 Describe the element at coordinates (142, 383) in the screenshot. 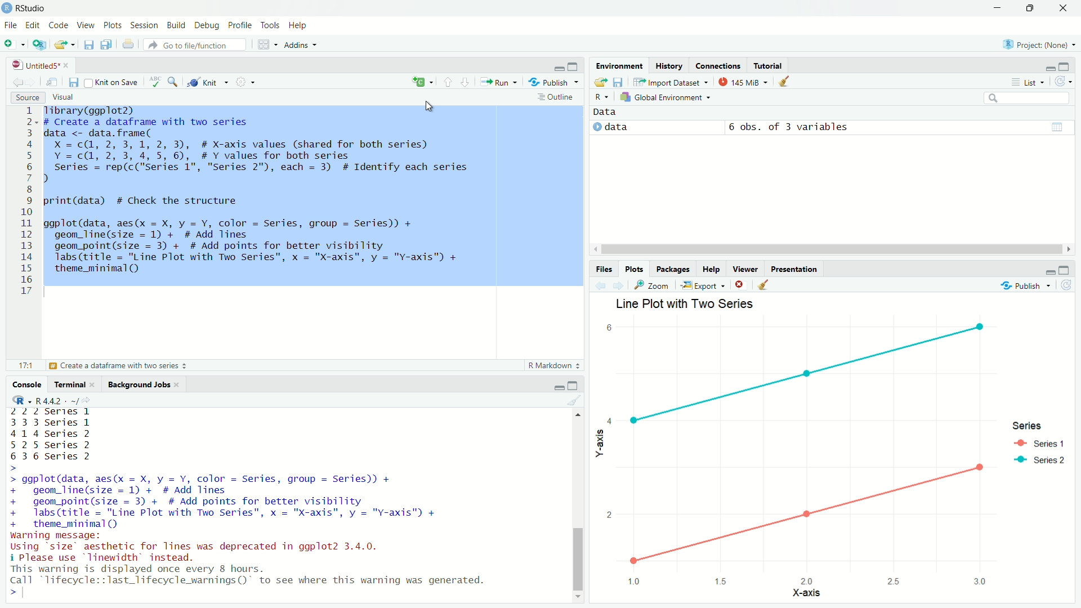

I see `Bckground Jobs` at that location.